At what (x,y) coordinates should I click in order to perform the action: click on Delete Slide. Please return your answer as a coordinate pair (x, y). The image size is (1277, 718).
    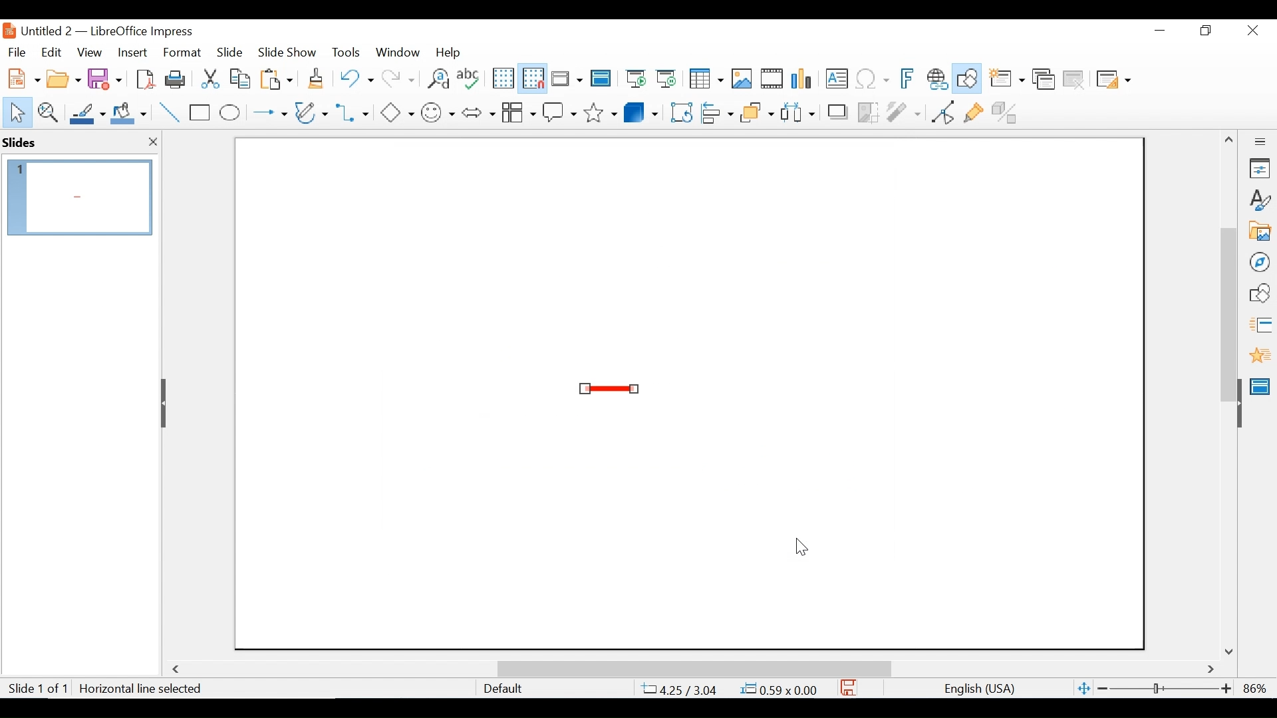
    Looking at the image, I should click on (1073, 80).